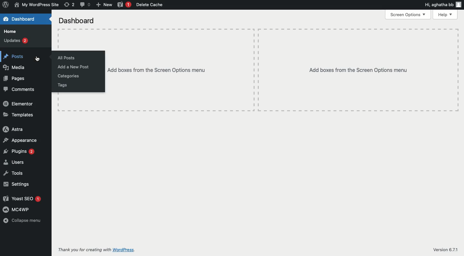 Image resolution: width=464 pixels, height=256 pixels. What do you see at coordinates (13, 129) in the screenshot?
I see `Astra` at bounding box center [13, 129].